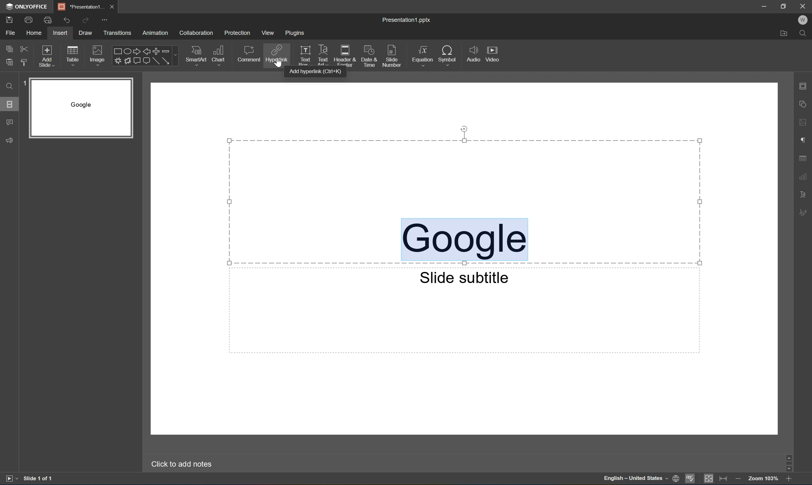 The image size is (812, 485). What do you see at coordinates (176, 56) in the screenshot?
I see `Drop down` at bounding box center [176, 56].